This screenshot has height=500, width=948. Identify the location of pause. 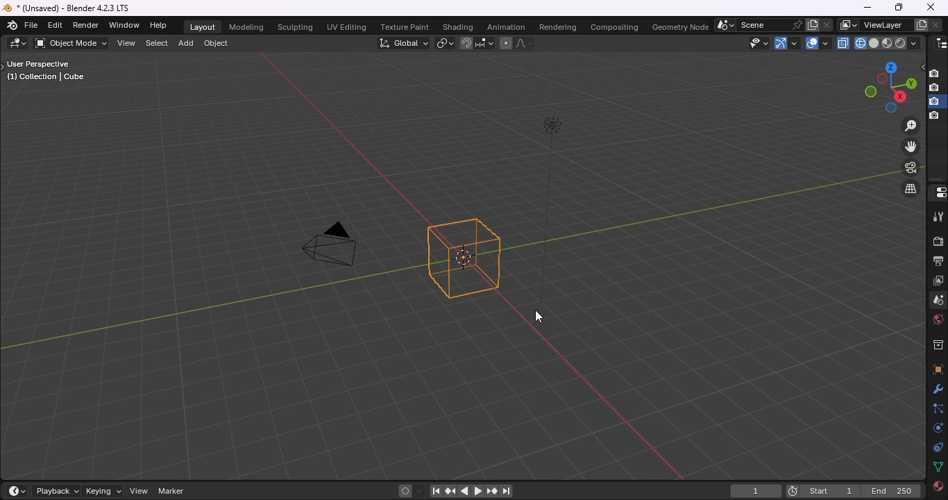
(436, 492).